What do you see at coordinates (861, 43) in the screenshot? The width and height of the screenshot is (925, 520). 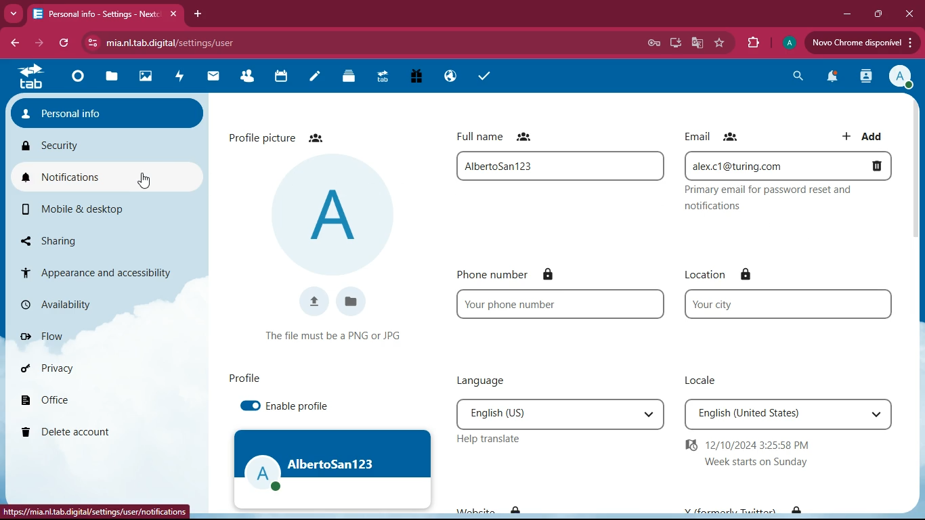 I see `update` at bounding box center [861, 43].